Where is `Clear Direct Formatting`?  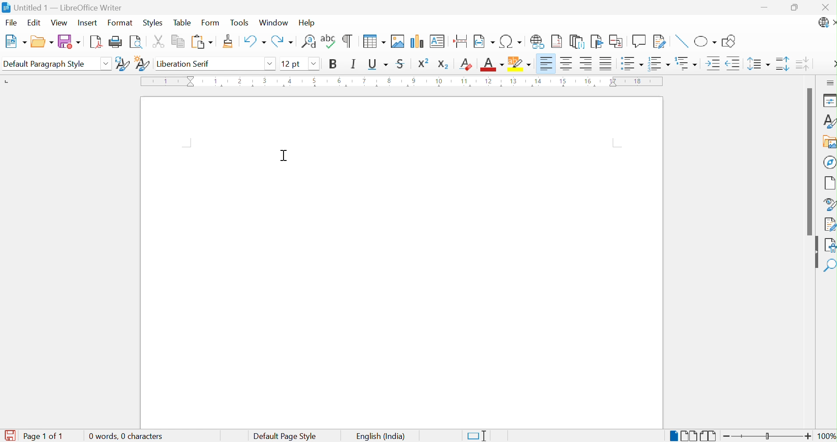
Clear Direct Formatting is located at coordinates (467, 65).